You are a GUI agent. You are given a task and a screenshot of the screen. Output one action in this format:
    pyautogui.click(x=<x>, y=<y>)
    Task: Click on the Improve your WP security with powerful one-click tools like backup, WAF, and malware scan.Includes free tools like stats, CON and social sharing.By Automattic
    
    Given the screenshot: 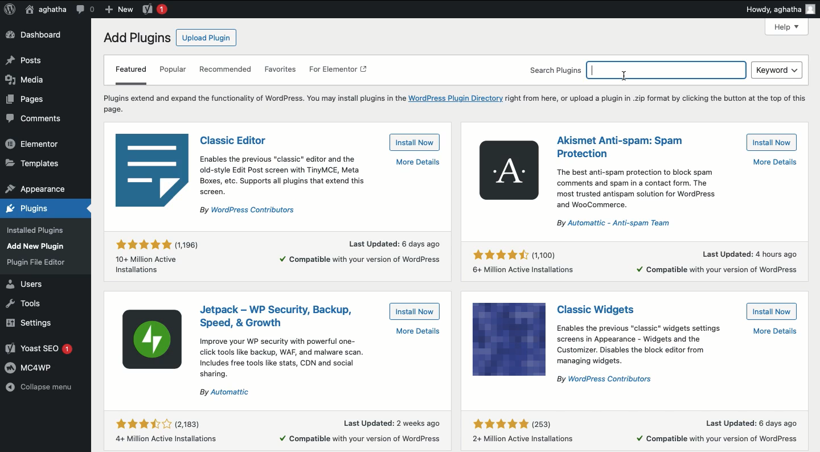 What is the action you would take?
    pyautogui.click(x=319, y=363)
    